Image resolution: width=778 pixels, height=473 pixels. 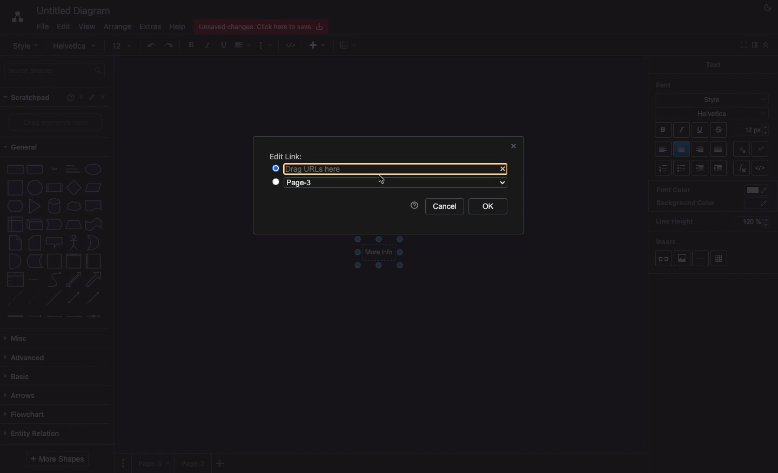 What do you see at coordinates (81, 97) in the screenshot?
I see `Add` at bounding box center [81, 97].